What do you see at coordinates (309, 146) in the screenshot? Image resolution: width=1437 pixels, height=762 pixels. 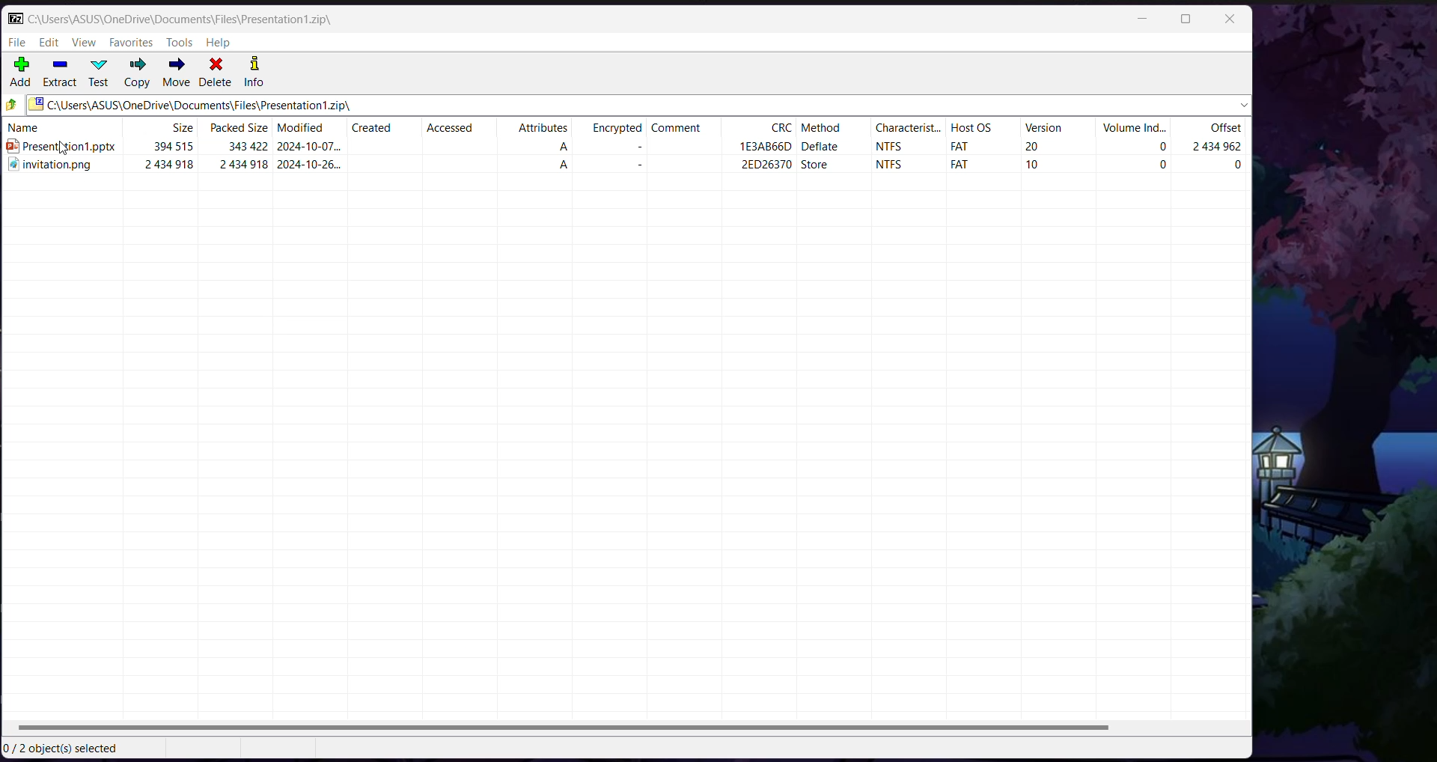 I see `2024-10-07` at bounding box center [309, 146].